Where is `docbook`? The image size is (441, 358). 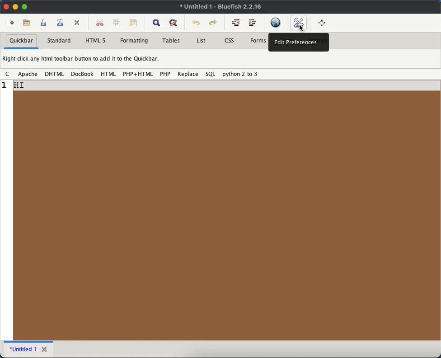
docbook is located at coordinates (82, 74).